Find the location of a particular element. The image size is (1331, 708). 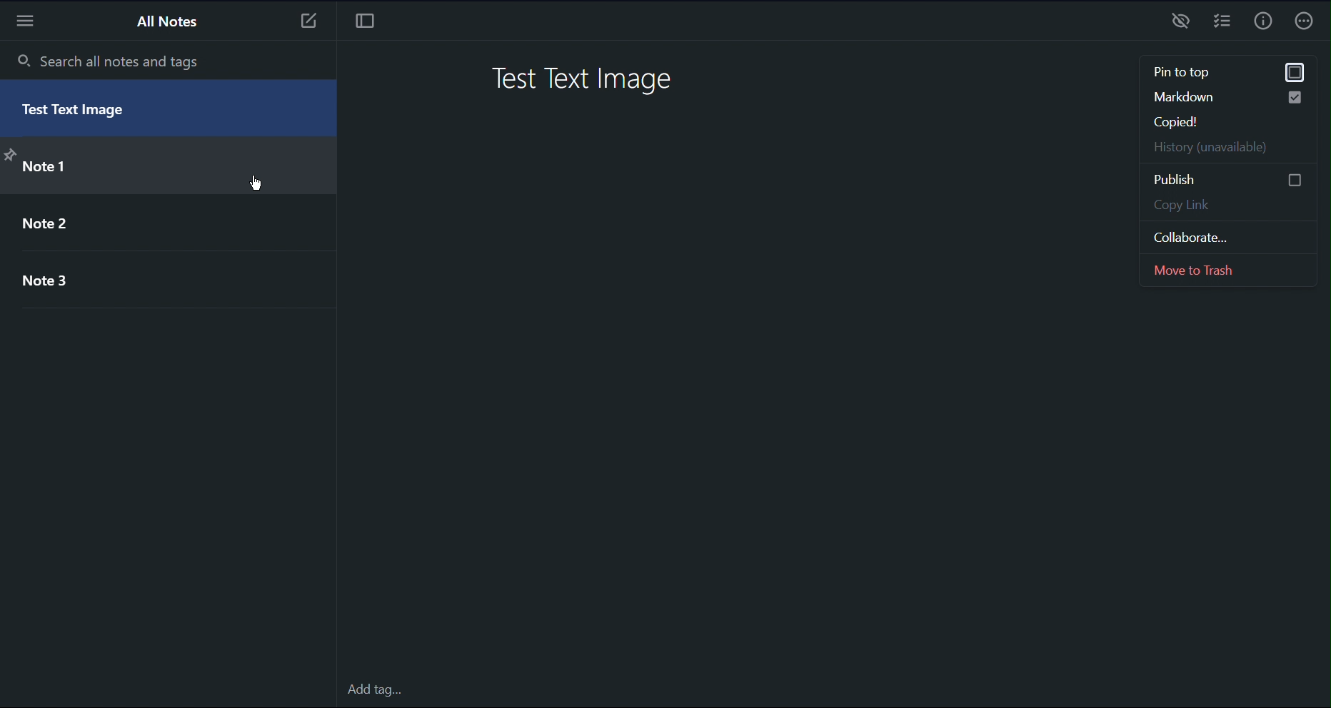

pin is located at coordinates (14, 152).